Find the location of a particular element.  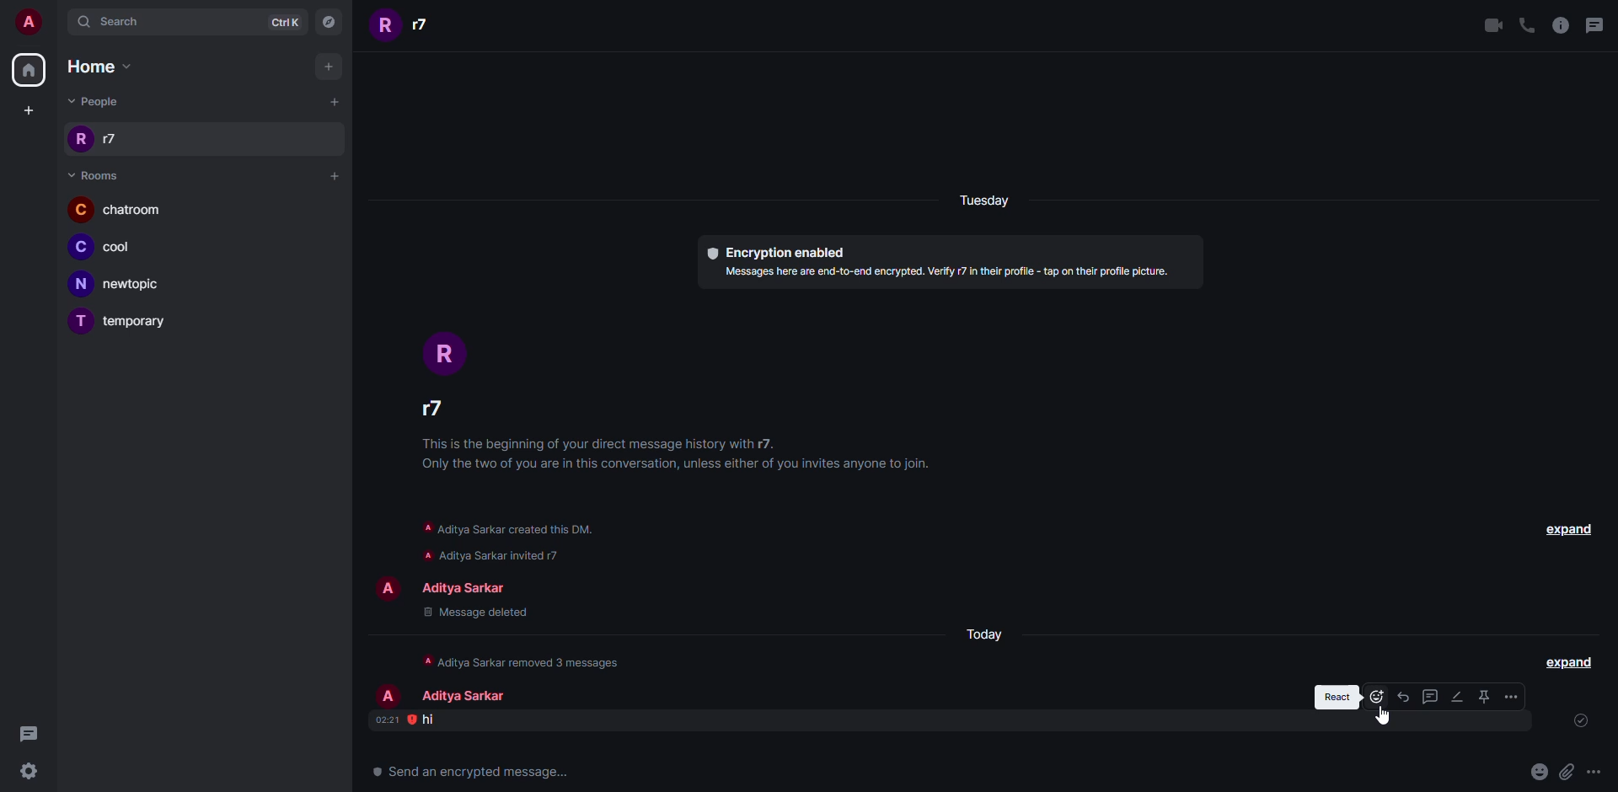

profile is located at coordinates (443, 352).